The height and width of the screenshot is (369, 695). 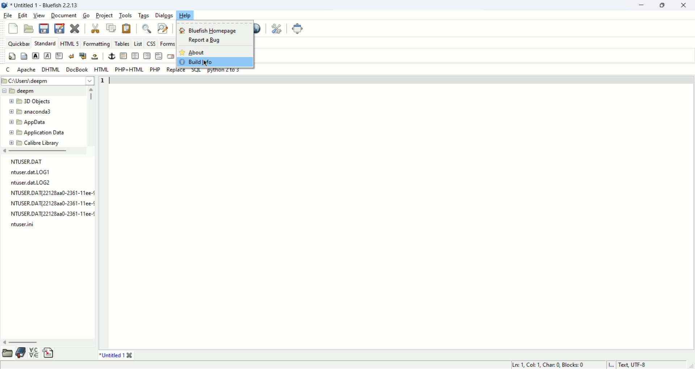 What do you see at coordinates (52, 212) in the screenshot?
I see `file name` at bounding box center [52, 212].